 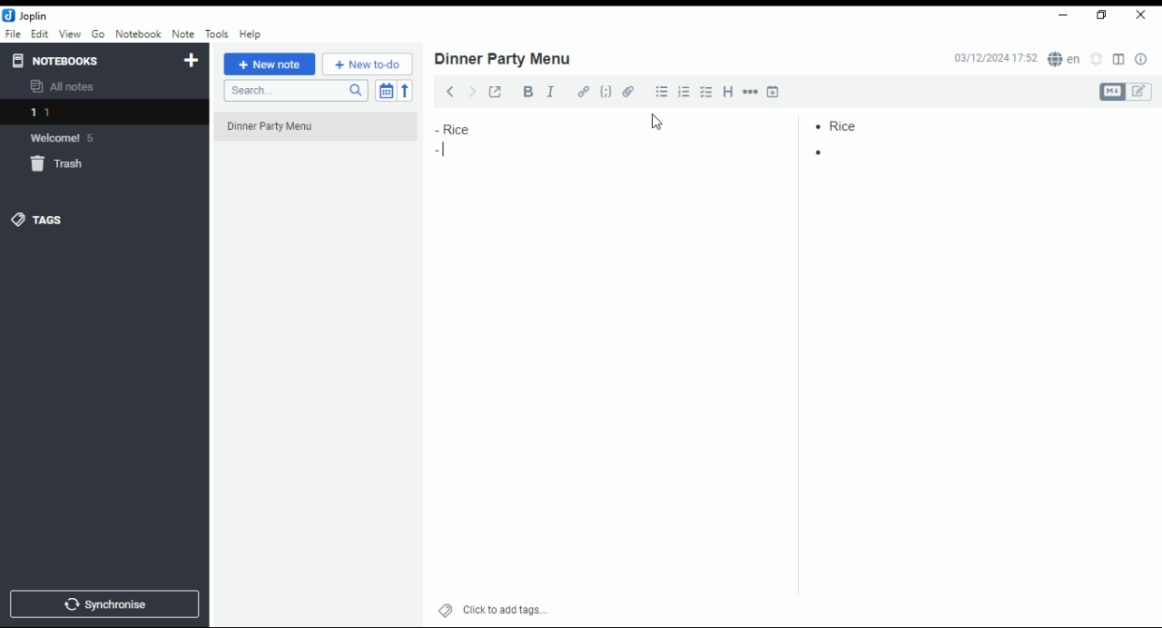 I want to click on insert time, so click(x=773, y=91).